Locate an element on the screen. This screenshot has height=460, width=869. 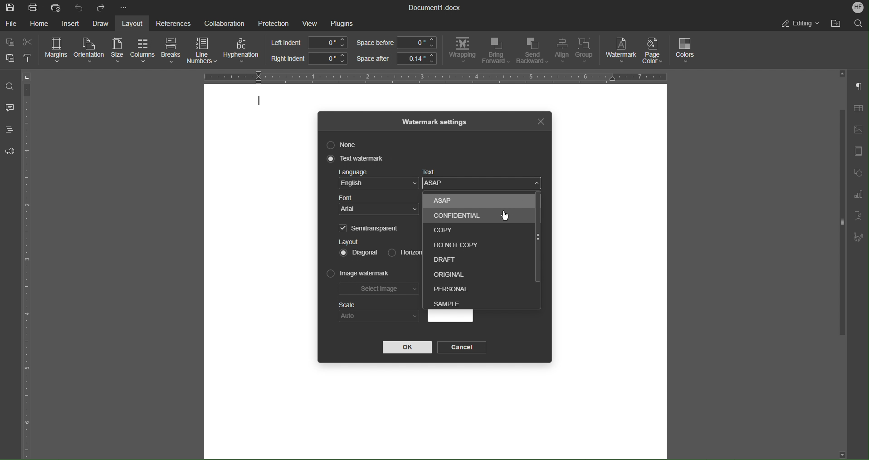
Shape Menu is located at coordinates (857, 174).